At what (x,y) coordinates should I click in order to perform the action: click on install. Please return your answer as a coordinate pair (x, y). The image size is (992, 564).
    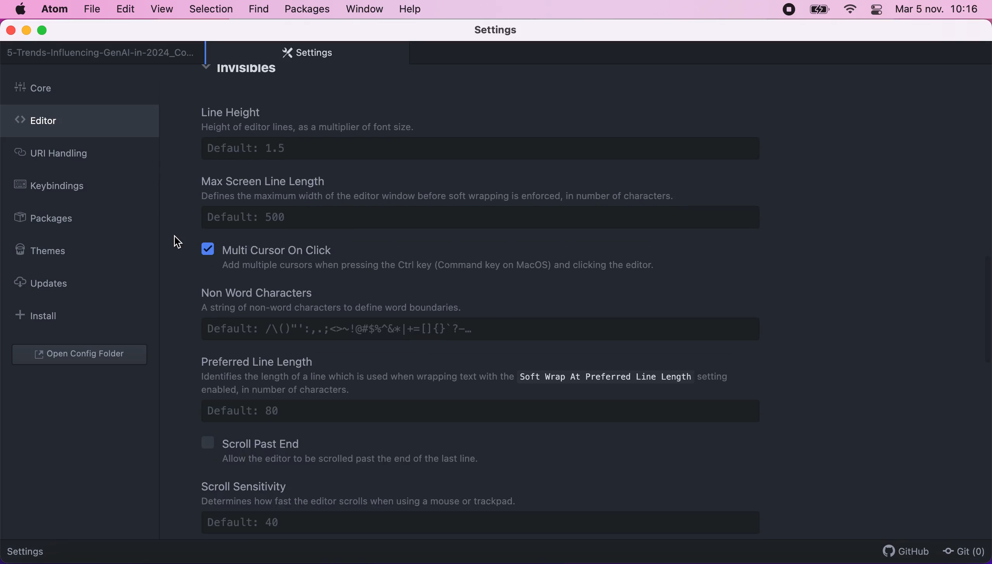
    Looking at the image, I should click on (41, 315).